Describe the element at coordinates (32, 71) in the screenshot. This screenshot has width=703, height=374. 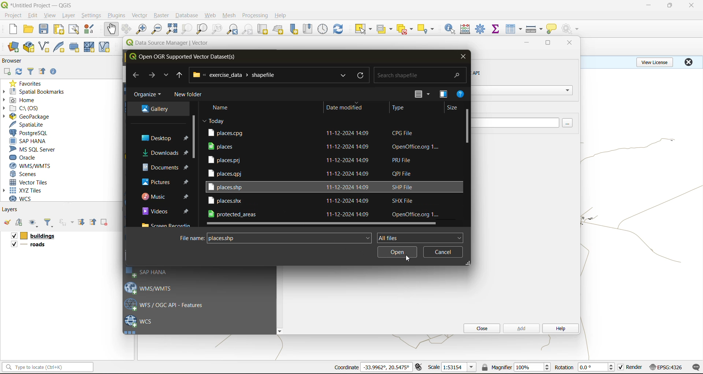
I see `filter` at that location.